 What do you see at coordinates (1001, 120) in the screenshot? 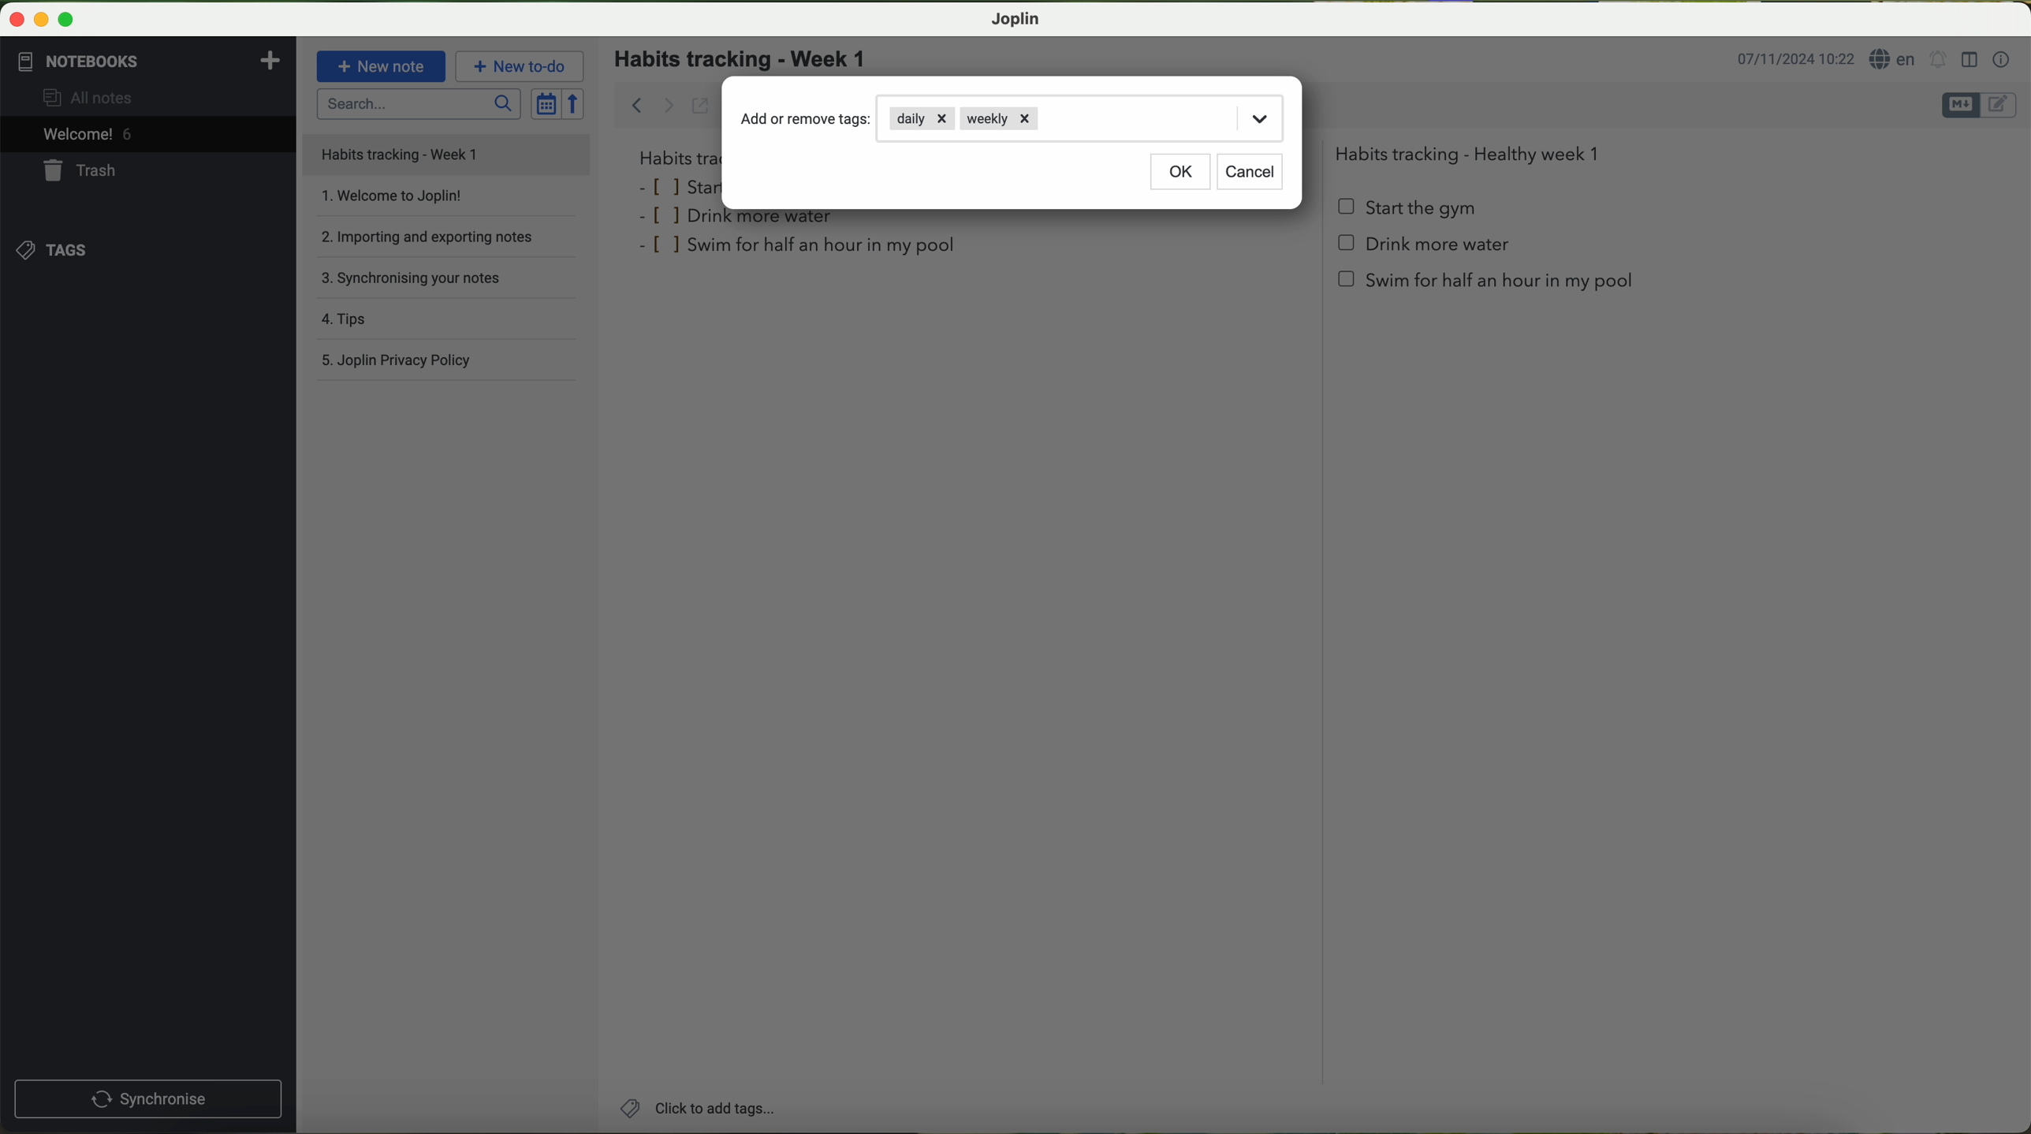
I see `weekly` at bounding box center [1001, 120].